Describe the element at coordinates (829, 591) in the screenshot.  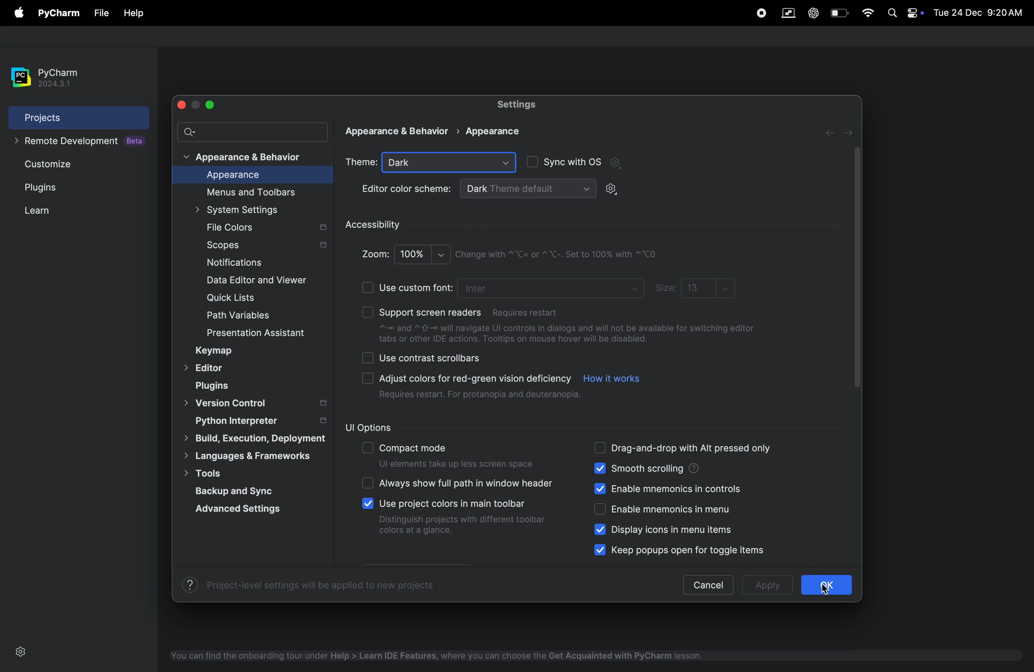
I see `cursor` at that location.